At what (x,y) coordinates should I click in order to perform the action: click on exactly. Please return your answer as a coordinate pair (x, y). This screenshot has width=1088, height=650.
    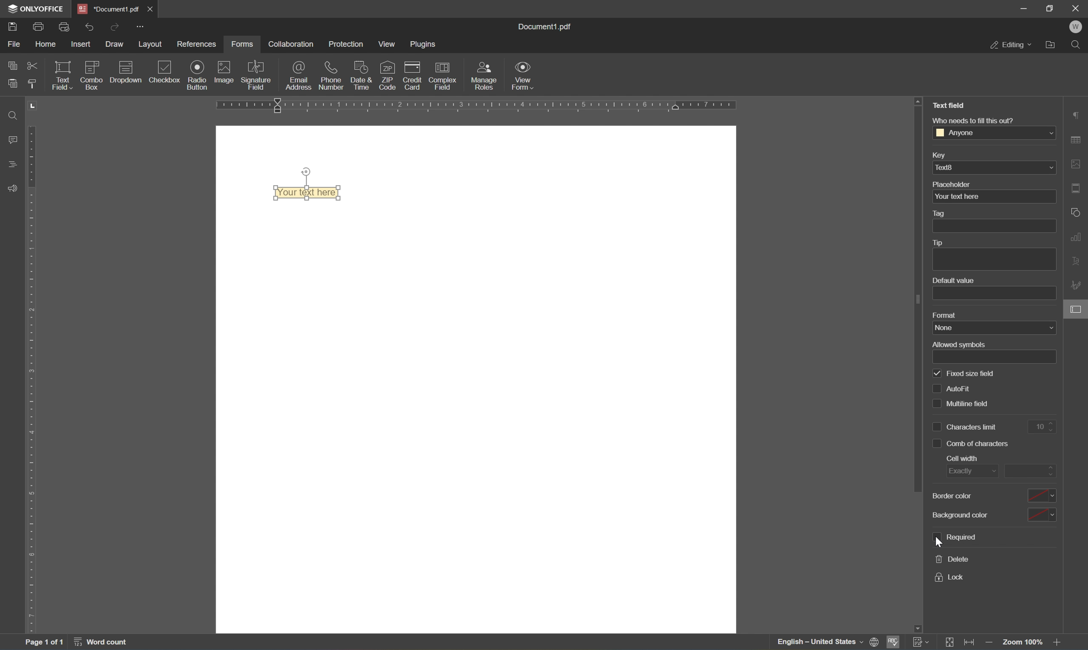
    Looking at the image, I should click on (975, 470).